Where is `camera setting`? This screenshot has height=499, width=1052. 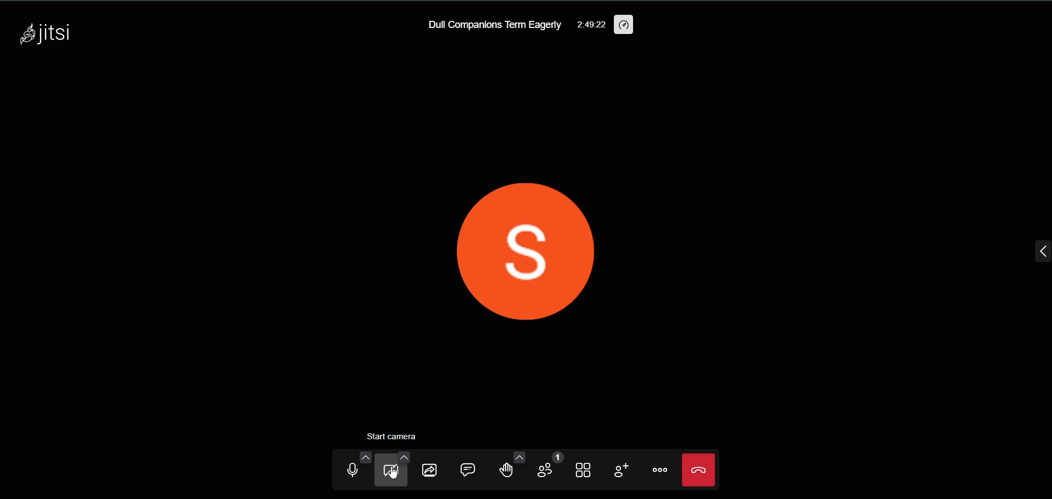 camera setting is located at coordinates (400, 457).